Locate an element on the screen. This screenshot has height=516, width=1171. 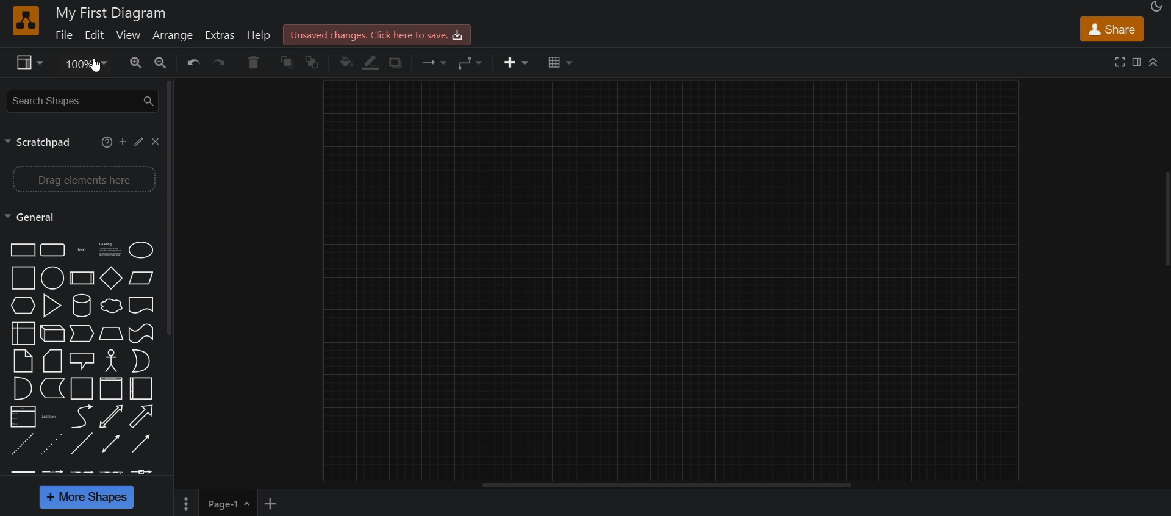
connection is located at coordinates (435, 62).